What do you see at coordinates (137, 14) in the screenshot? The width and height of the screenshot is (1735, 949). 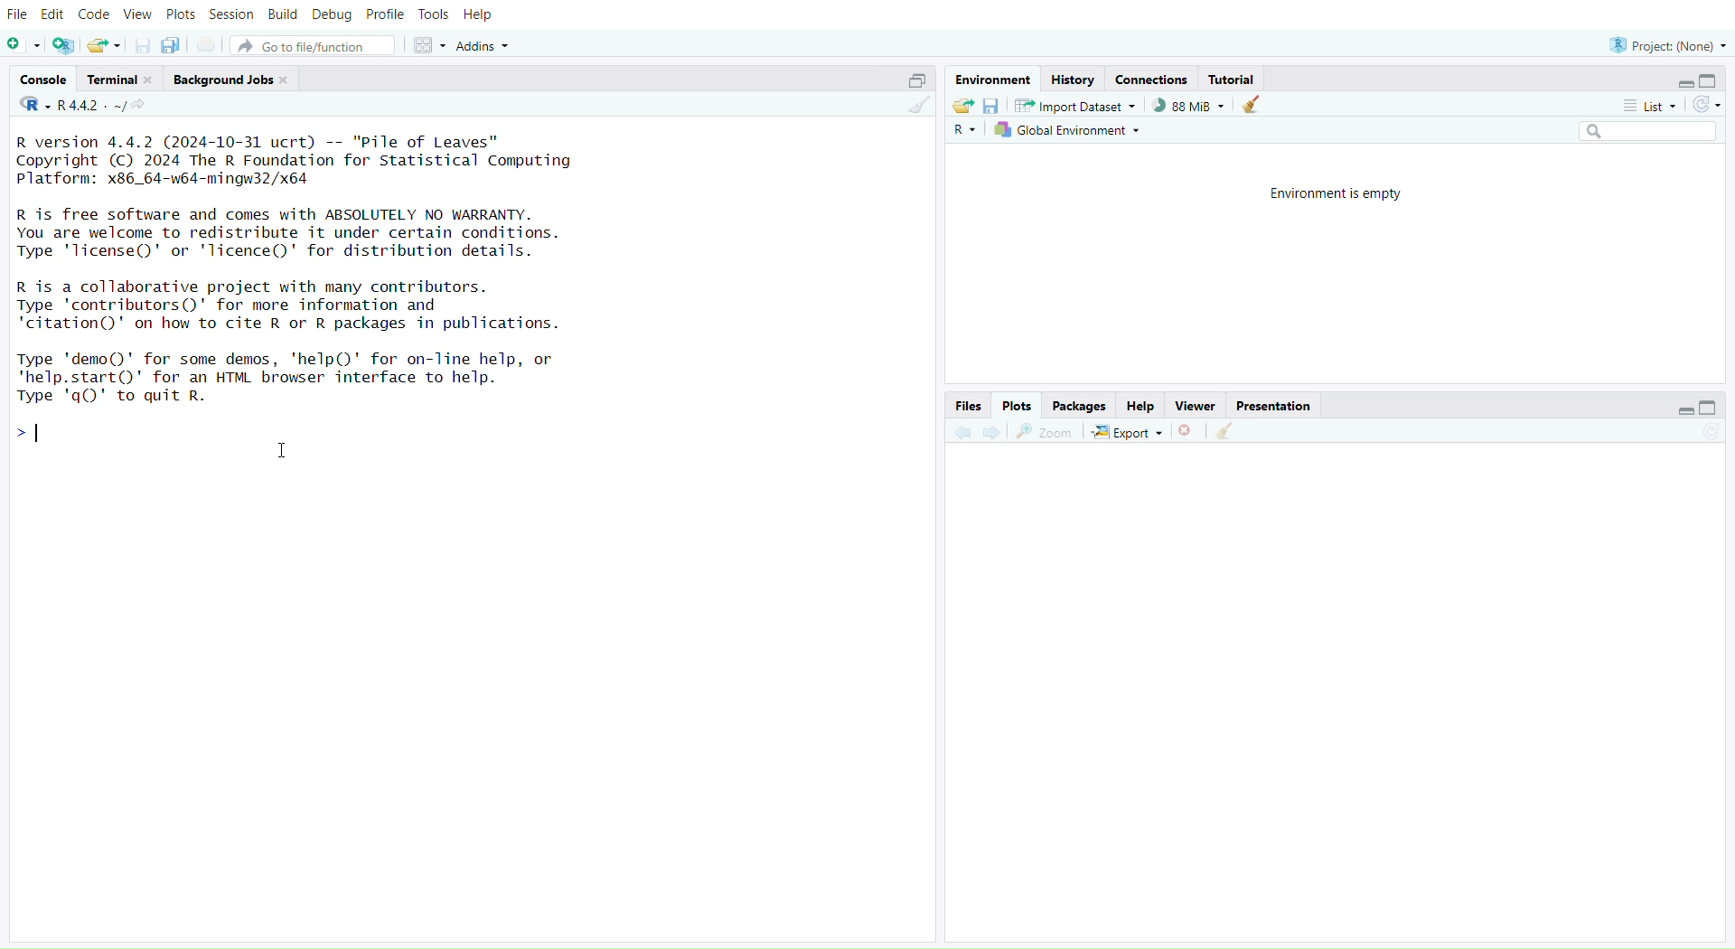 I see `view` at bounding box center [137, 14].